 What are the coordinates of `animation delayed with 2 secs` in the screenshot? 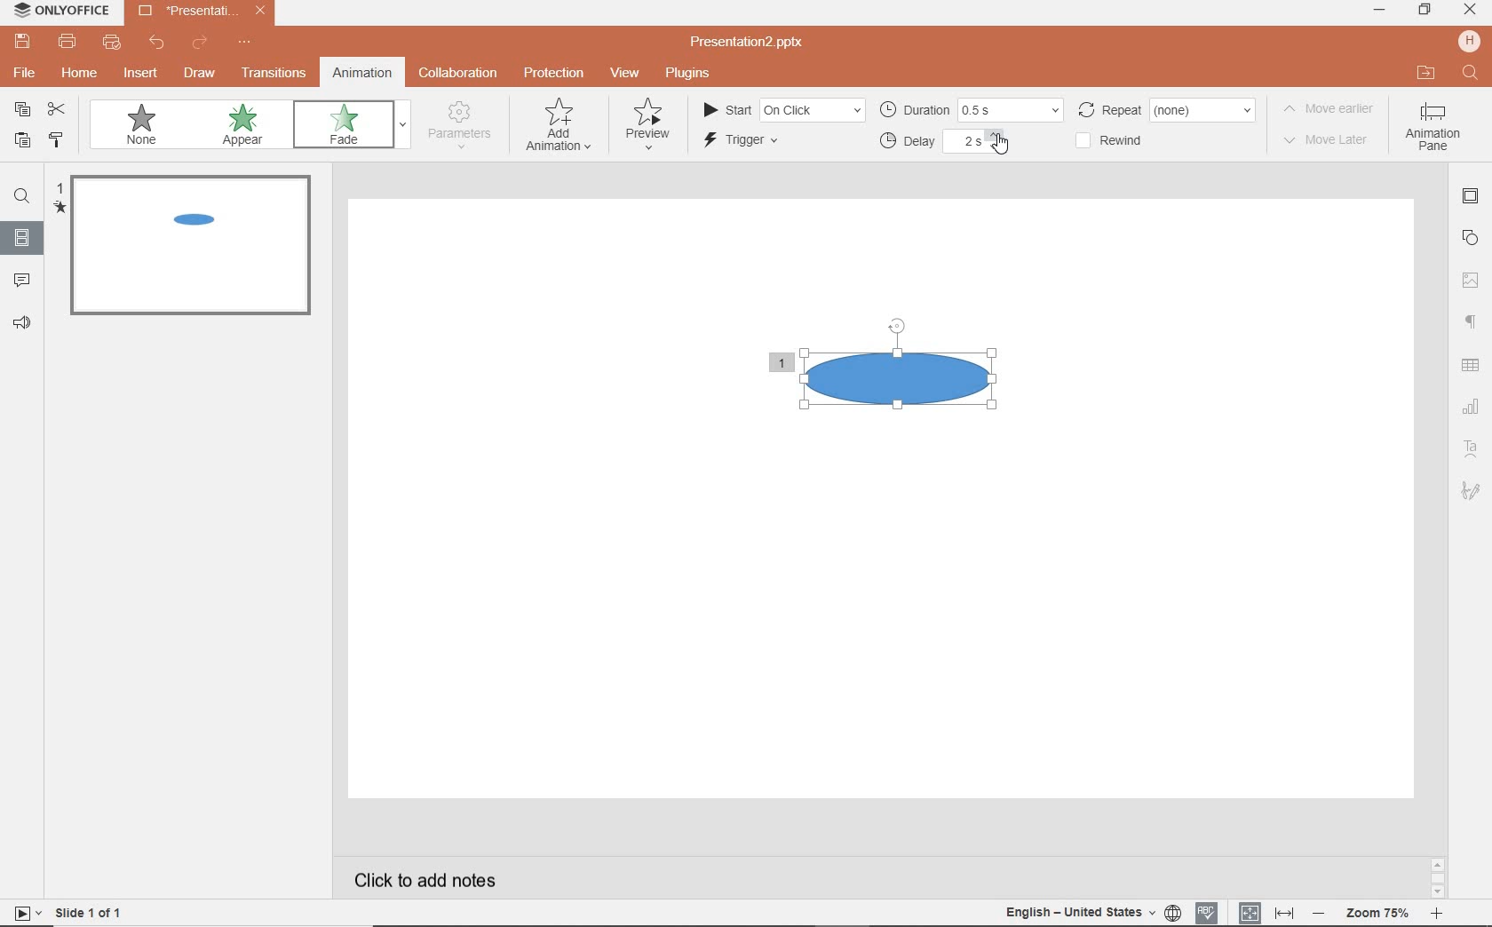 It's located at (973, 142).